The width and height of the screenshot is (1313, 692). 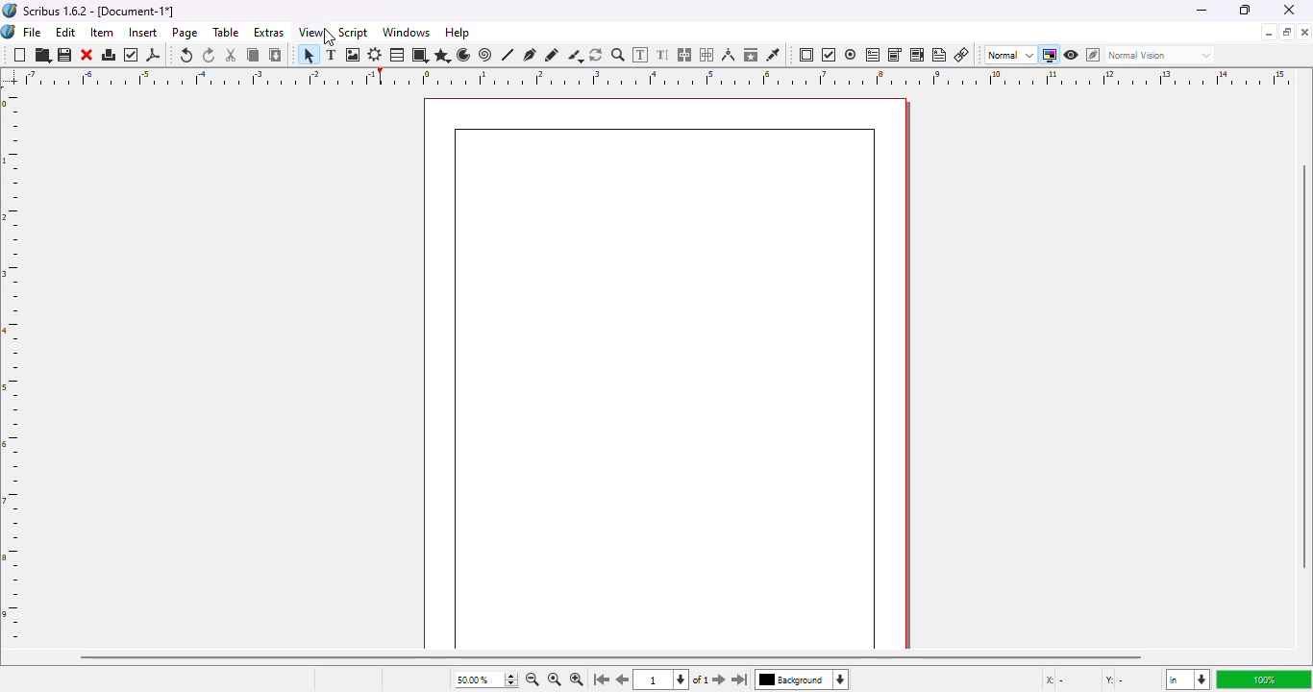 I want to click on bezier curve, so click(x=531, y=54).